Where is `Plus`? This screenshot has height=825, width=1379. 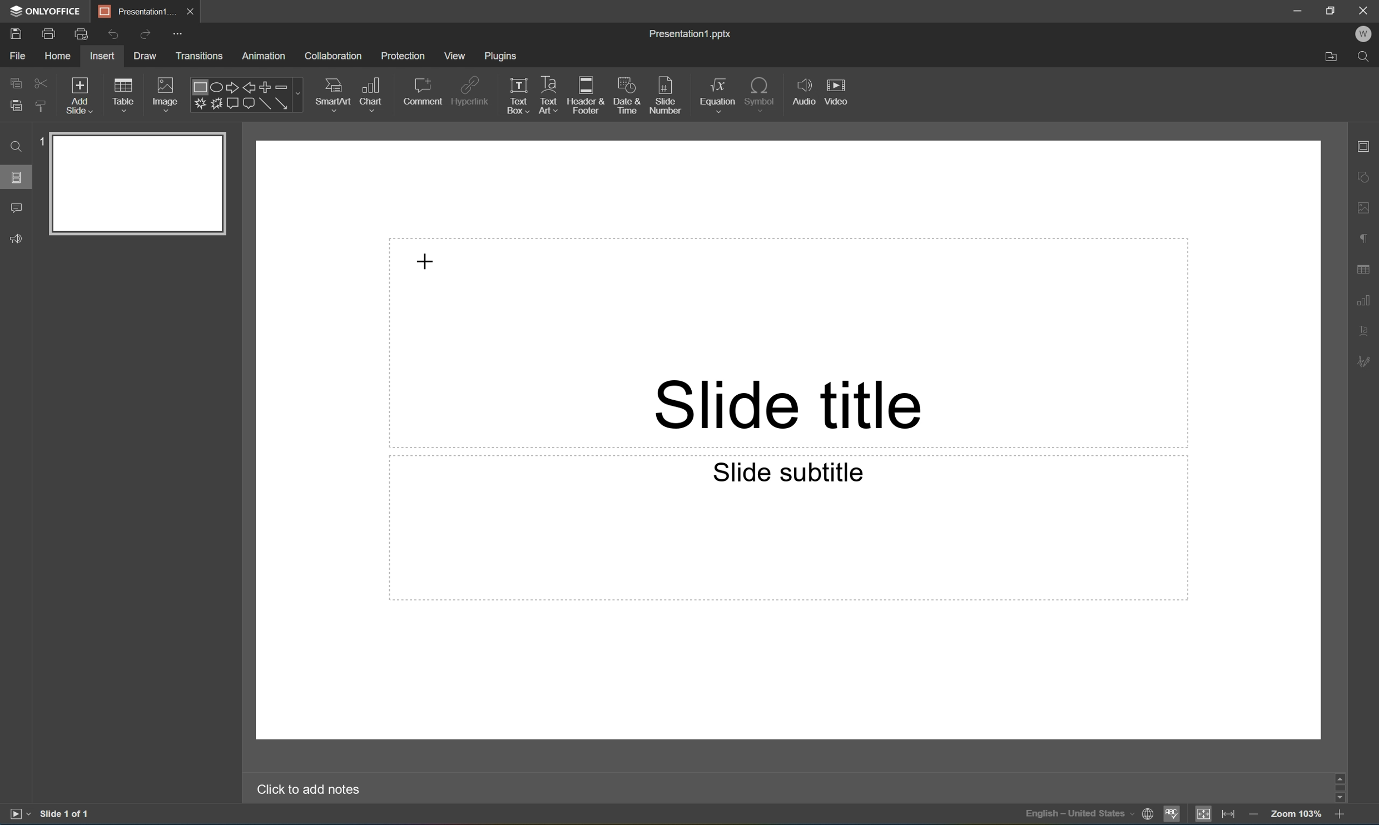 Plus is located at coordinates (266, 87).